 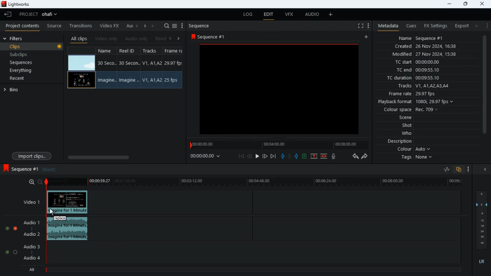 I want to click on layers, so click(x=481, y=220).